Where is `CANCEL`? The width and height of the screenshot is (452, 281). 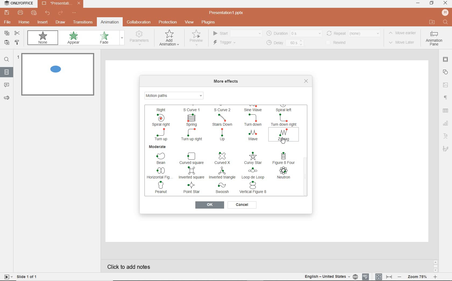 CANCEL is located at coordinates (242, 205).